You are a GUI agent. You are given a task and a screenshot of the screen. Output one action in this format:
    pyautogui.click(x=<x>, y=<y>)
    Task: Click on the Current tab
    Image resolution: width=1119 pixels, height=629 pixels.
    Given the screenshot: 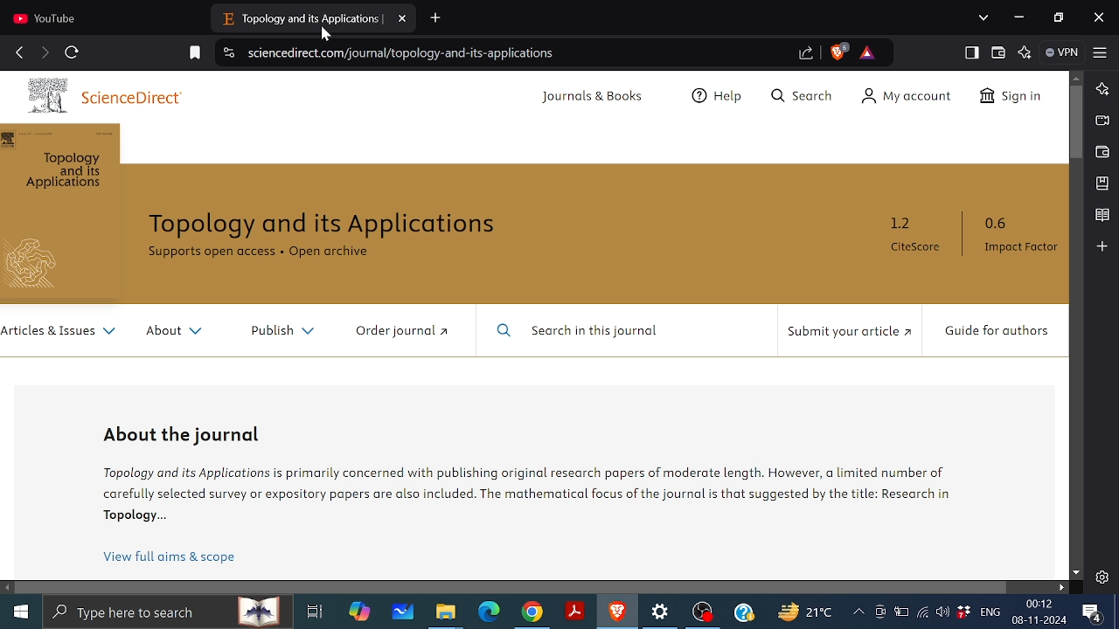 What is the action you would take?
    pyautogui.click(x=314, y=18)
    